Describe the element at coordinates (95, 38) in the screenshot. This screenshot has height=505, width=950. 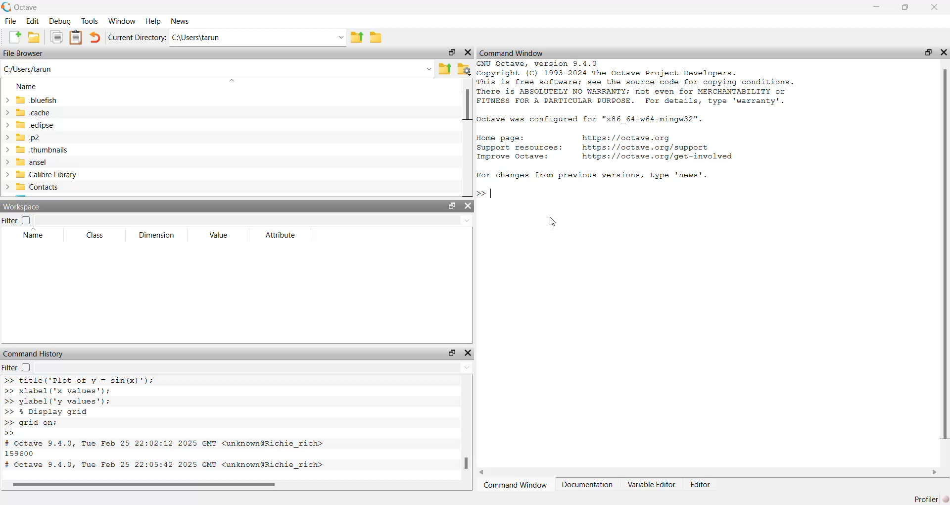
I see `undo` at that location.